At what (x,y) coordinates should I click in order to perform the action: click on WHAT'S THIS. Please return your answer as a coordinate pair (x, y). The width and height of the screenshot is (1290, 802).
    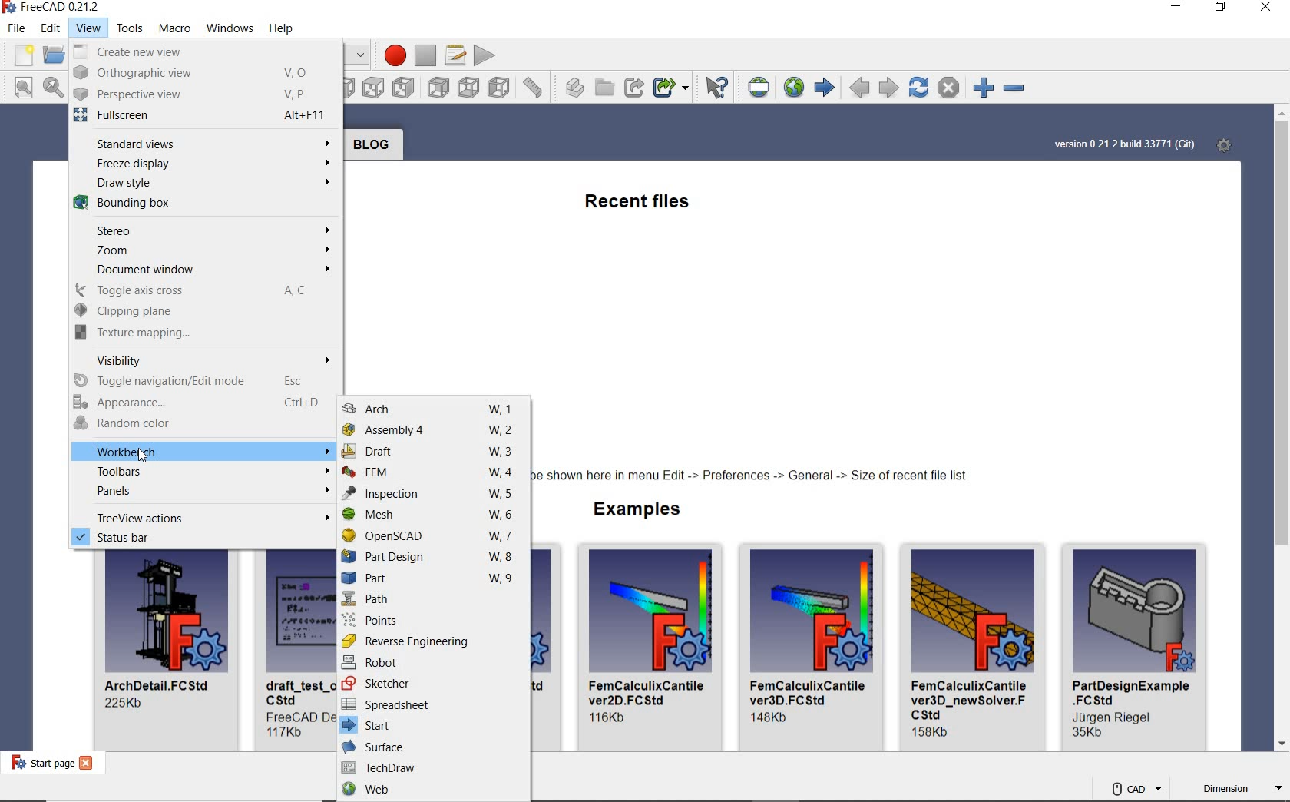
    Looking at the image, I should click on (714, 88).